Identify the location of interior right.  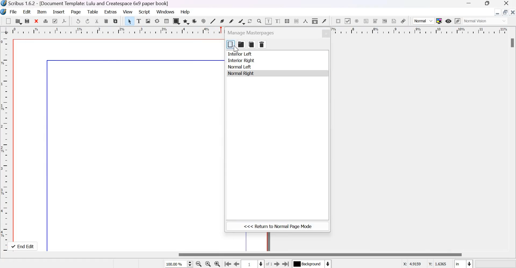
(241, 60).